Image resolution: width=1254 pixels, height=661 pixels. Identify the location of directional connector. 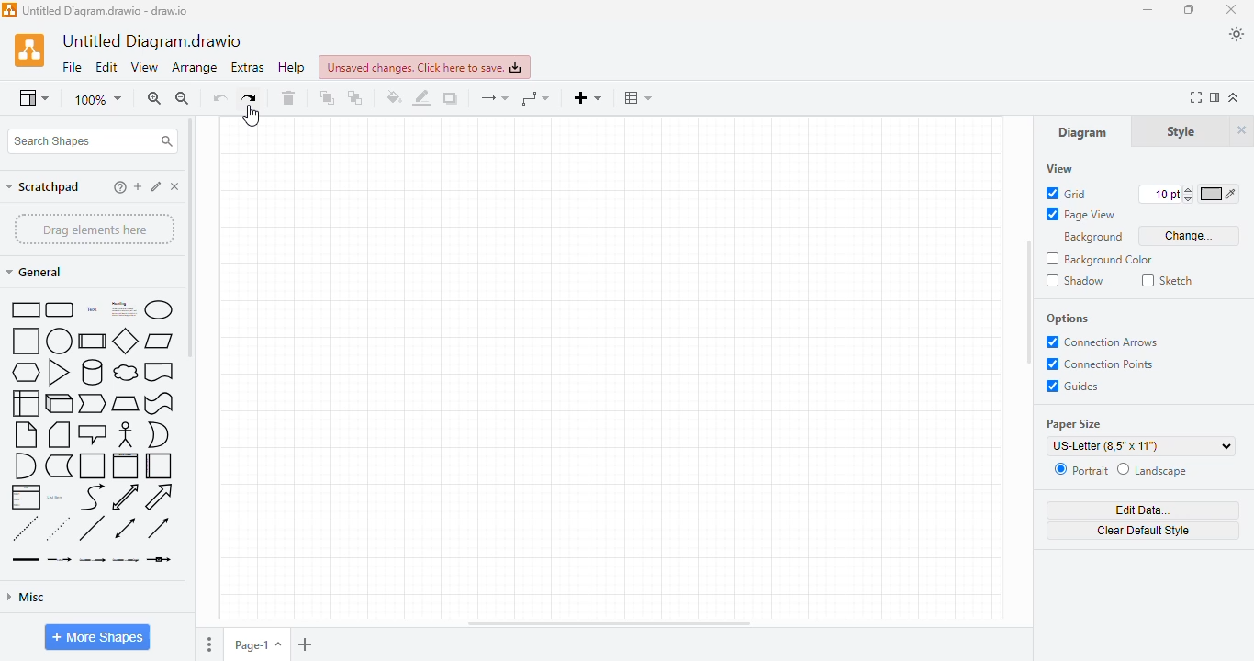
(158, 528).